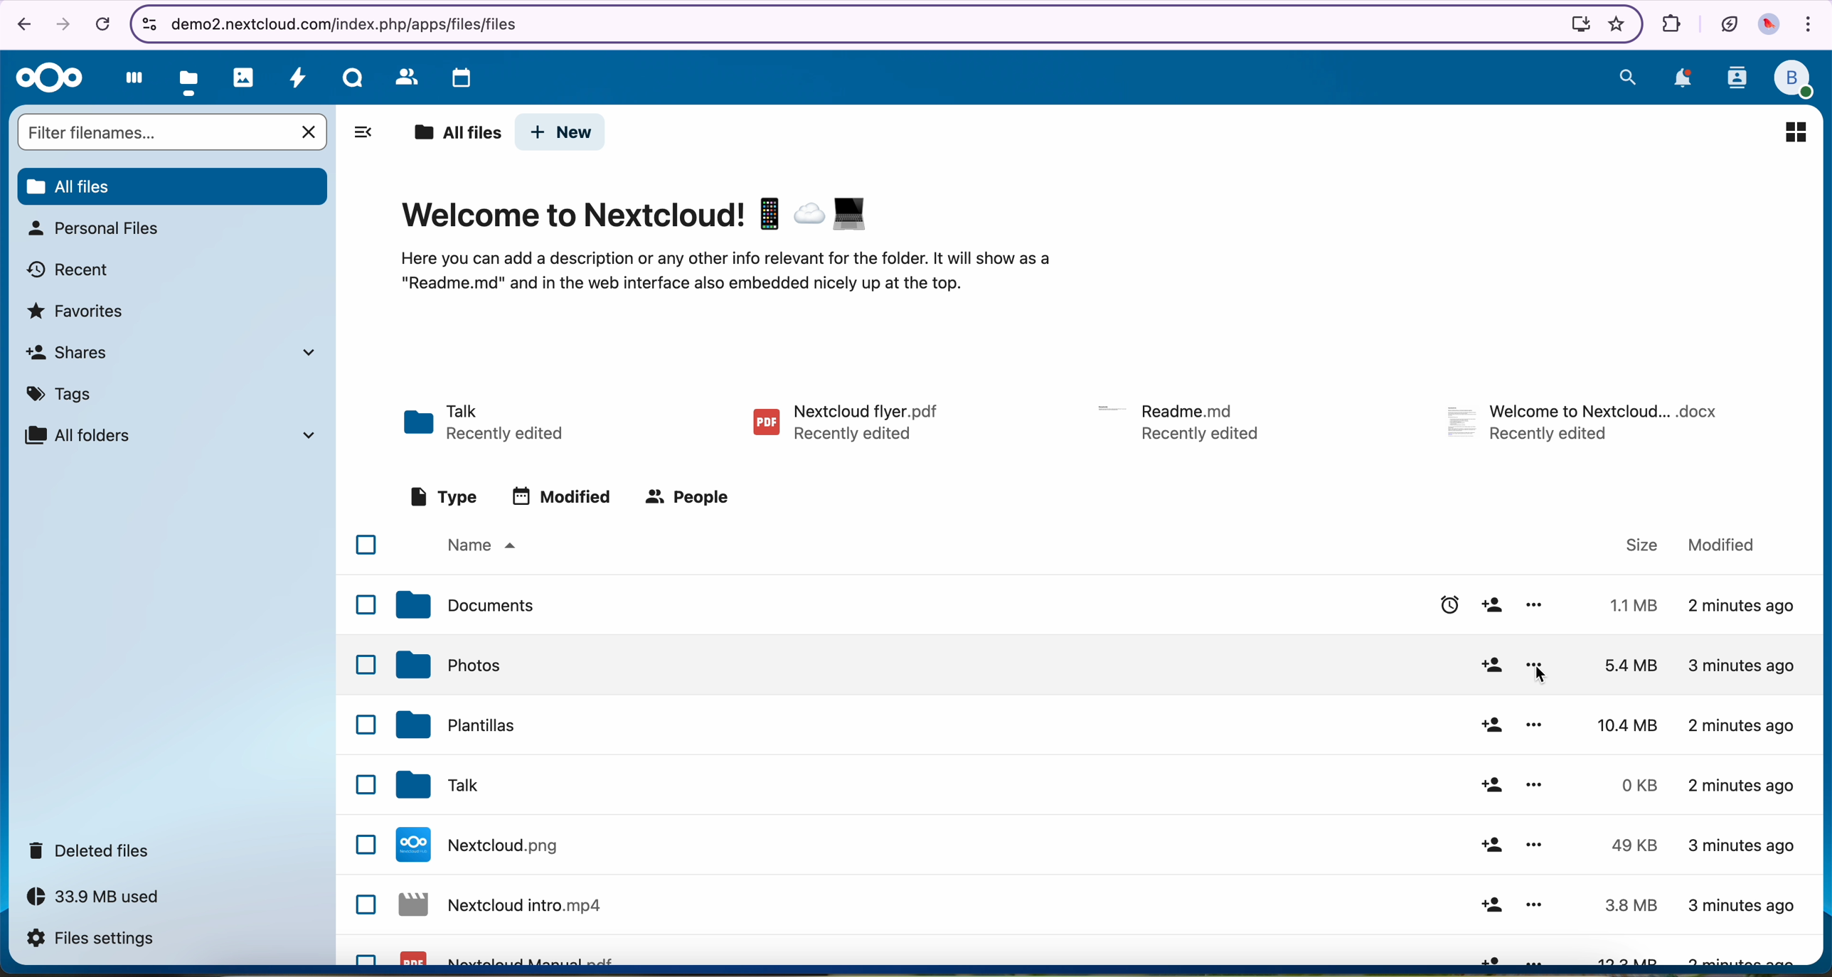  Describe the element at coordinates (1489, 725) in the screenshot. I see `share` at that location.